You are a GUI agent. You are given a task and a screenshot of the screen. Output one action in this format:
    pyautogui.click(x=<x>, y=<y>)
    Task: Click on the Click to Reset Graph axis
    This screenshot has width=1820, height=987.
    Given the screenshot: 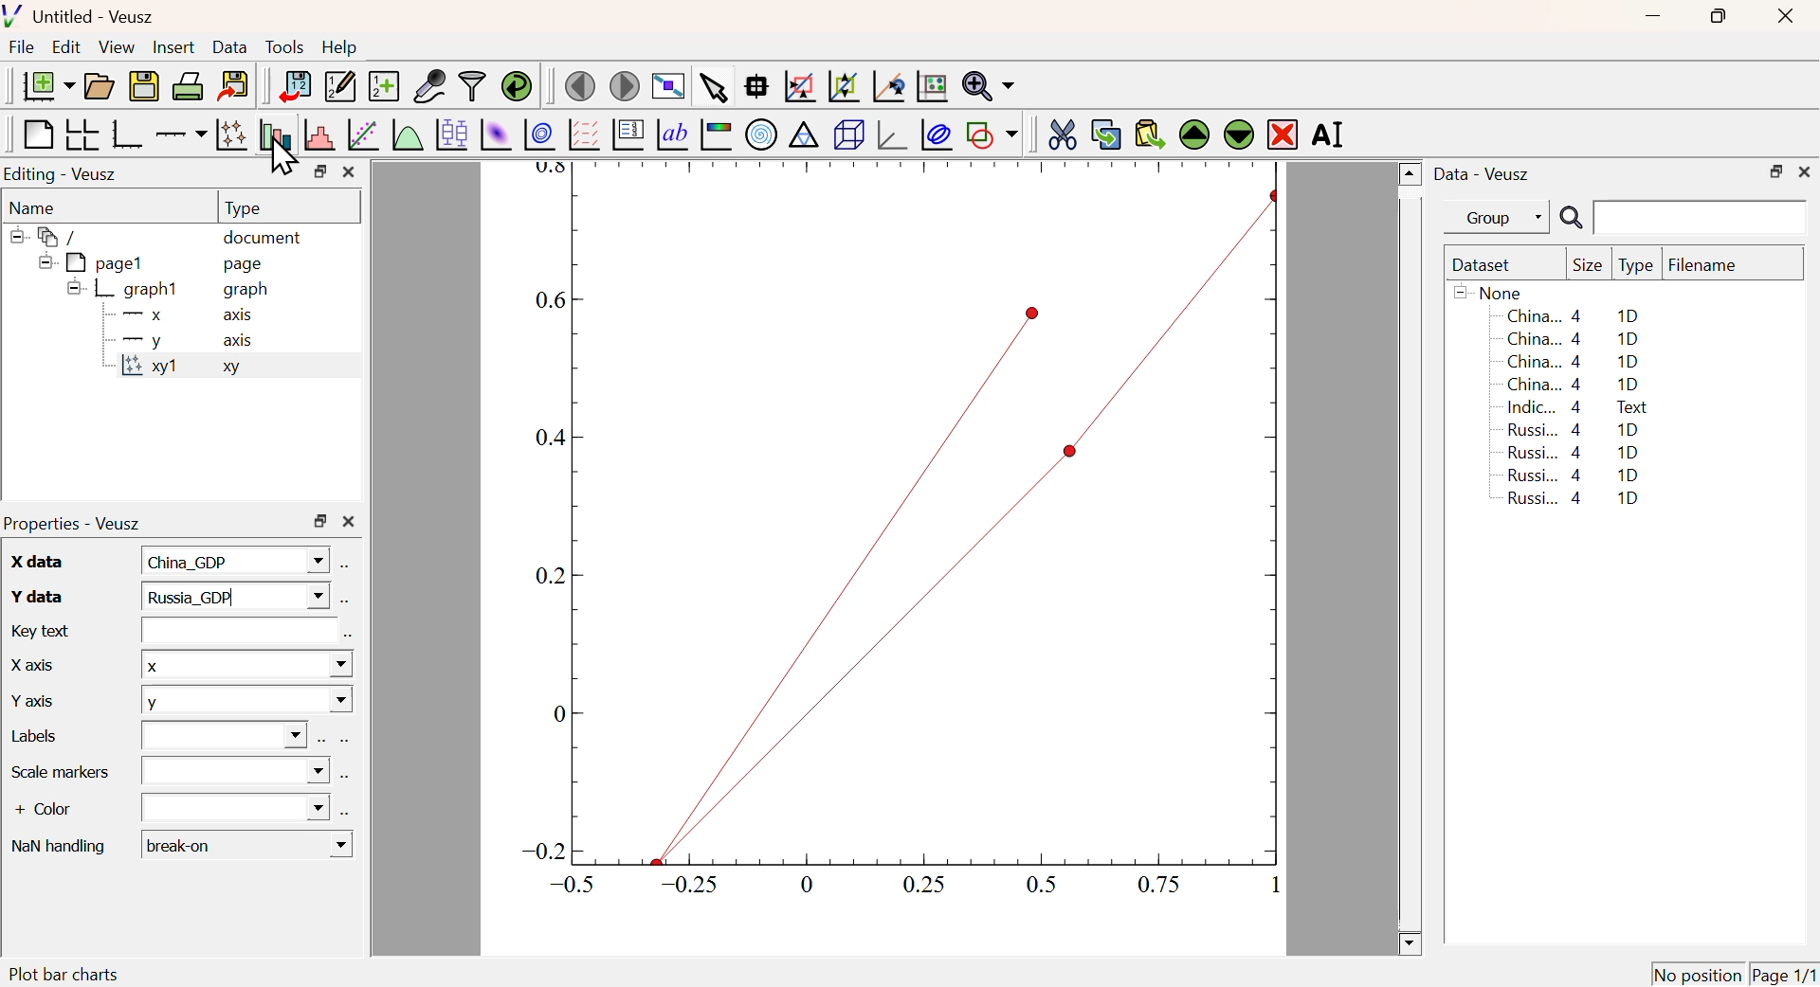 What is the action you would take?
    pyautogui.click(x=931, y=84)
    